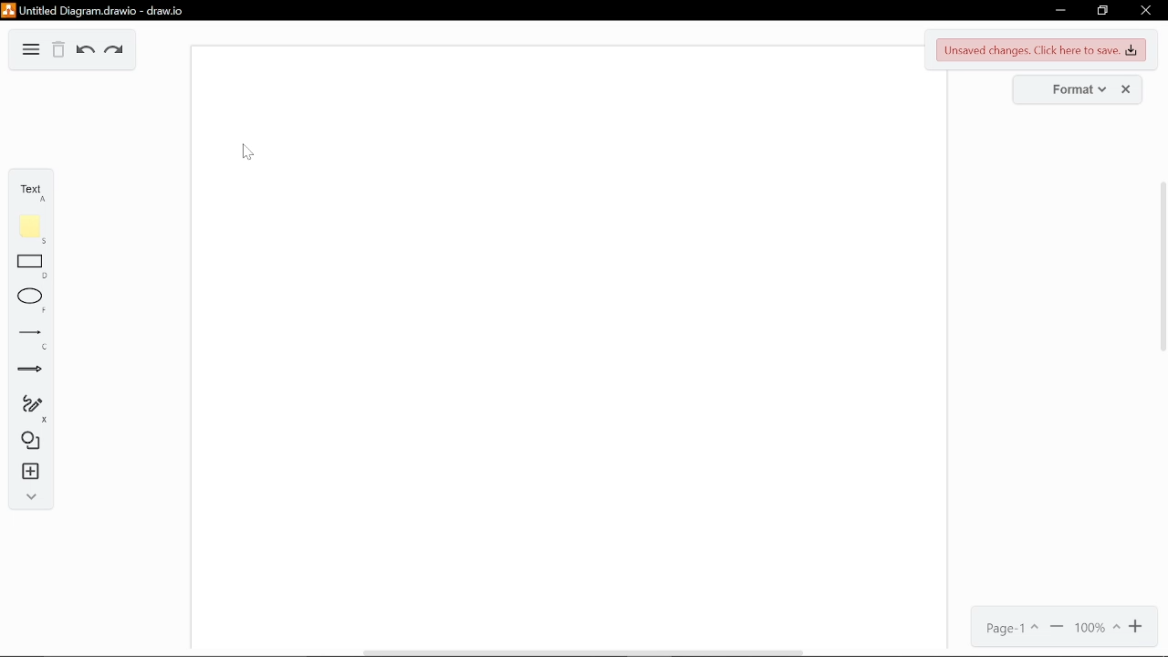 This screenshot has width=1168, height=657. Describe the element at coordinates (31, 50) in the screenshot. I see `More options` at that location.